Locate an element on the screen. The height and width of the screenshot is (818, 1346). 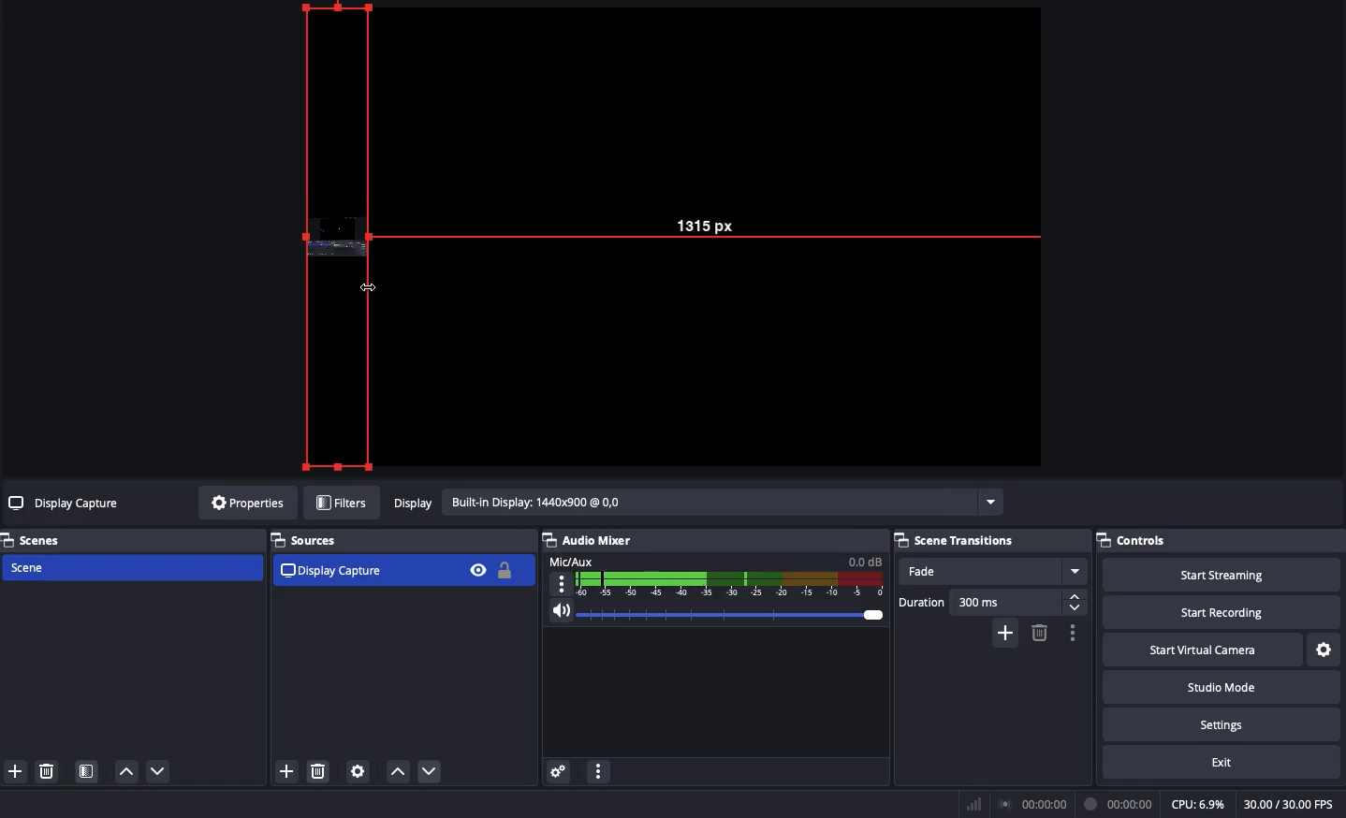
Add is located at coordinates (285, 773).